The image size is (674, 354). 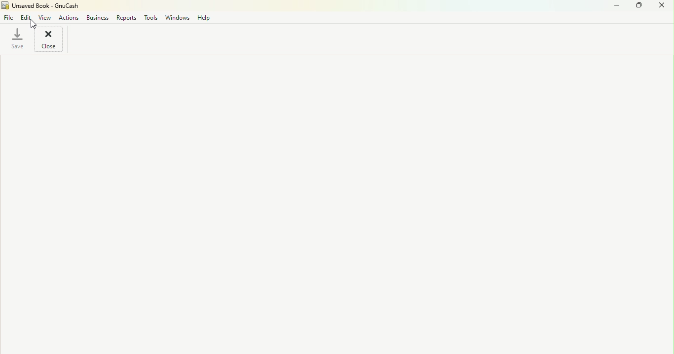 What do you see at coordinates (639, 8) in the screenshot?
I see `Maximize` at bounding box center [639, 8].